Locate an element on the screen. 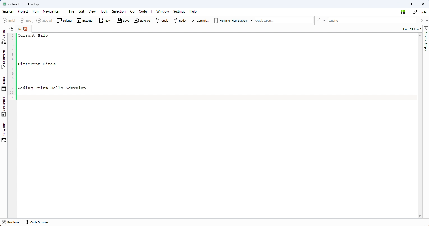  Code is located at coordinates (145, 11).